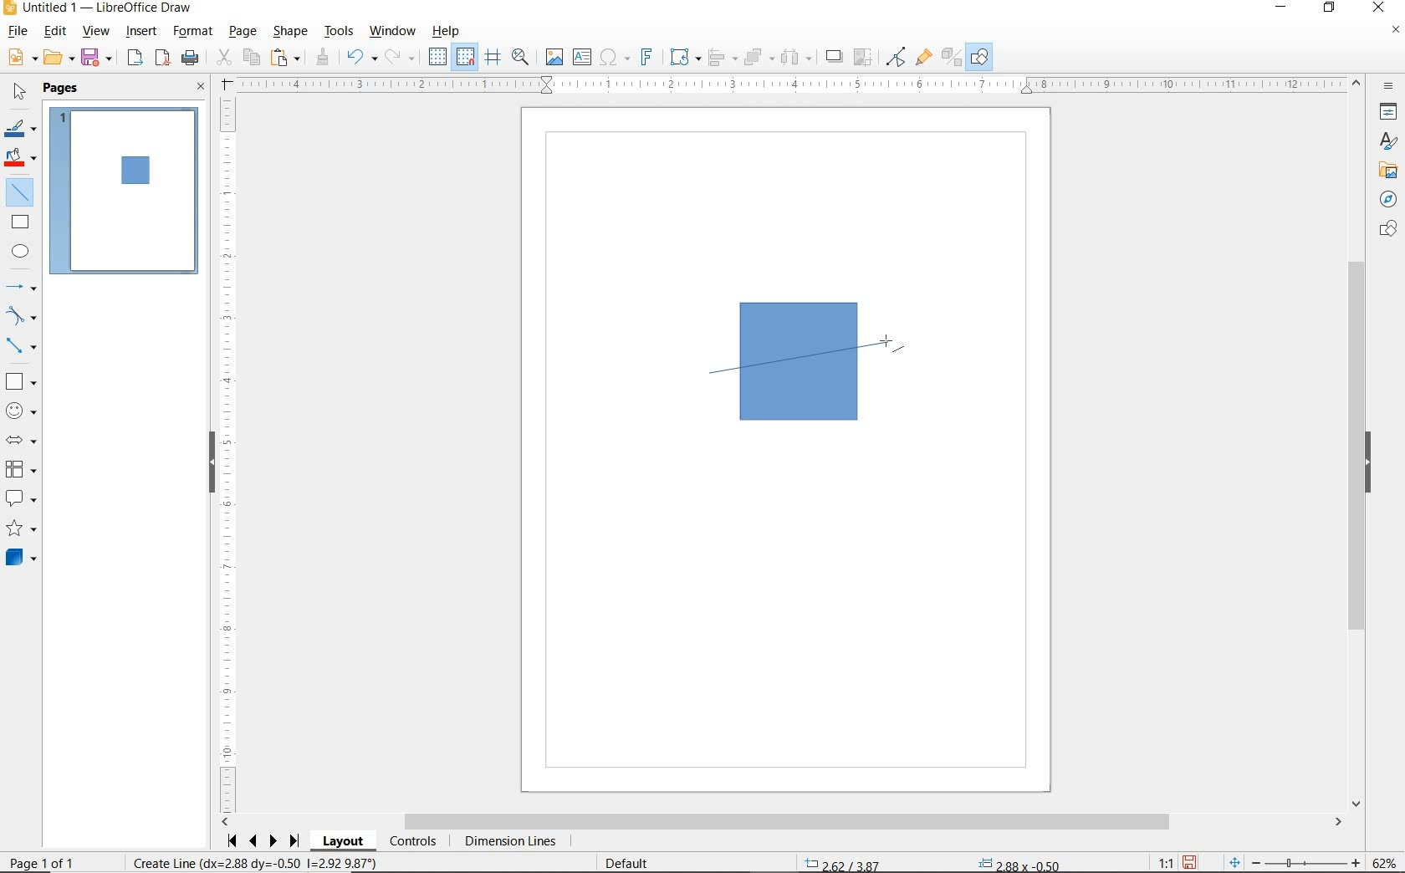 Image resolution: width=1405 pixels, height=873 pixels. What do you see at coordinates (521, 57) in the screenshot?
I see `ZOOM & PAN` at bounding box center [521, 57].